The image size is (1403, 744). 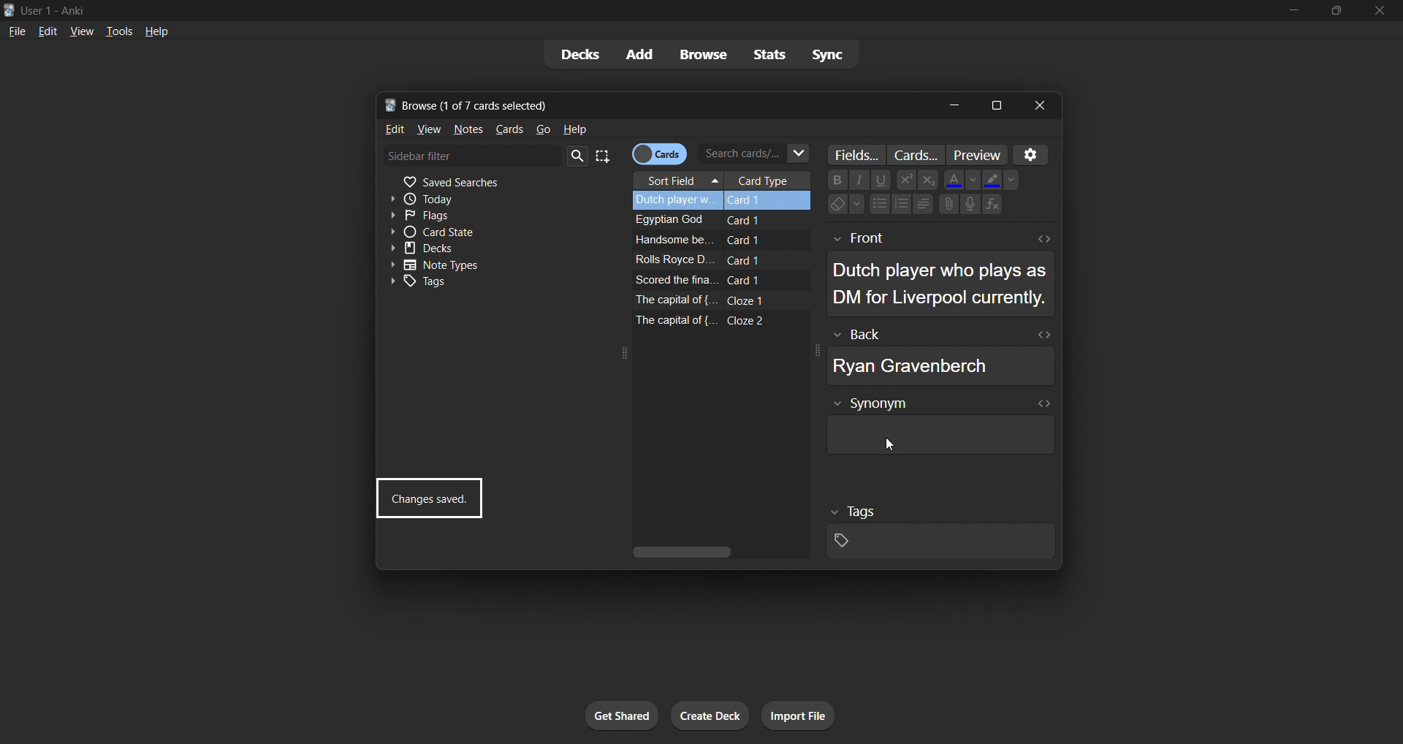 What do you see at coordinates (976, 155) in the screenshot?
I see `preview cards` at bounding box center [976, 155].